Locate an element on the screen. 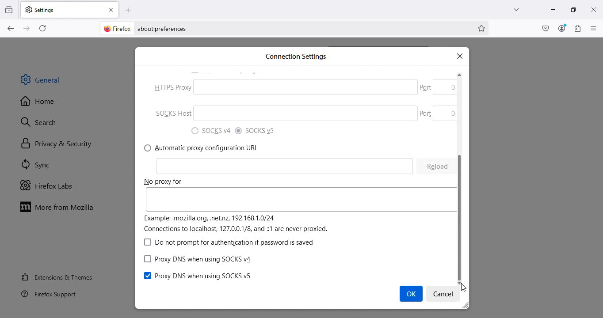  Close tab is located at coordinates (113, 9).